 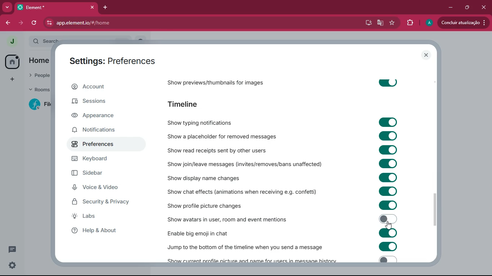 I want to click on more, so click(x=7, y=7).